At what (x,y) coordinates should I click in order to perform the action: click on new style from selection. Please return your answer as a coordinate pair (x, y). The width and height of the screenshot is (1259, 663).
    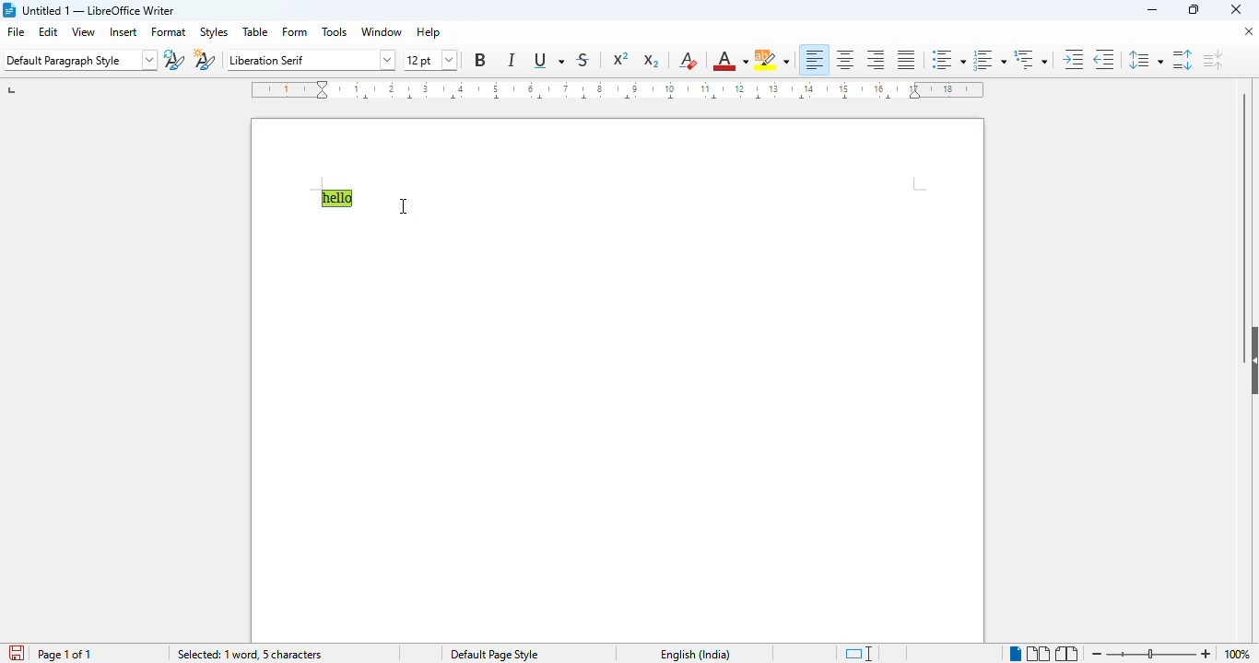
    Looking at the image, I should click on (204, 60).